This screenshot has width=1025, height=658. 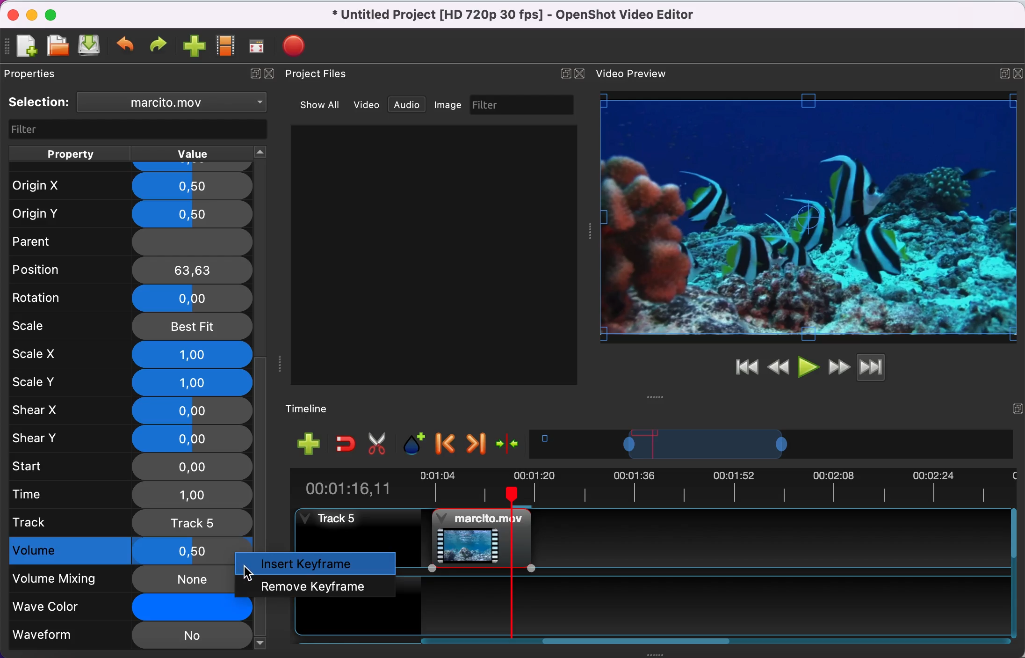 I want to click on expand/hide, so click(x=1018, y=71).